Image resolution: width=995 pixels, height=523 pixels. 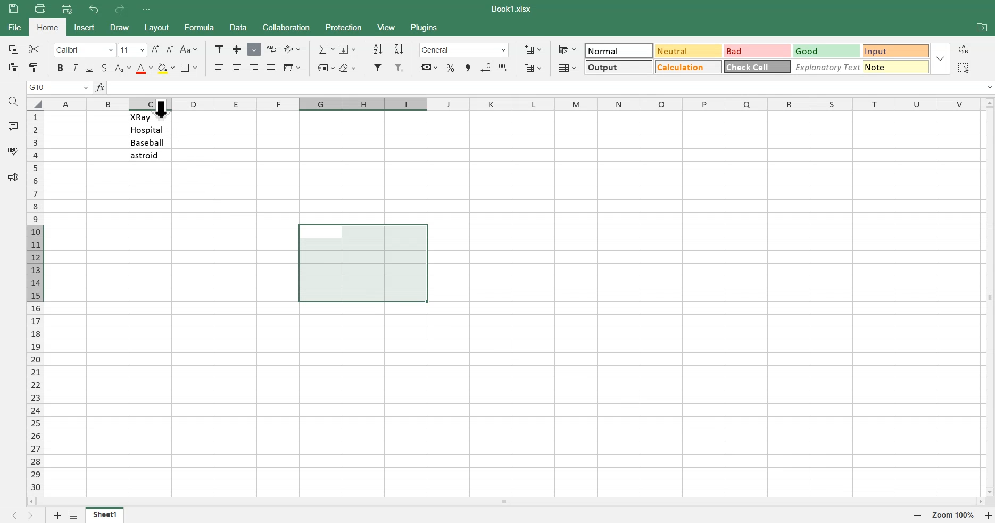 I want to click on Layout, so click(x=156, y=27).